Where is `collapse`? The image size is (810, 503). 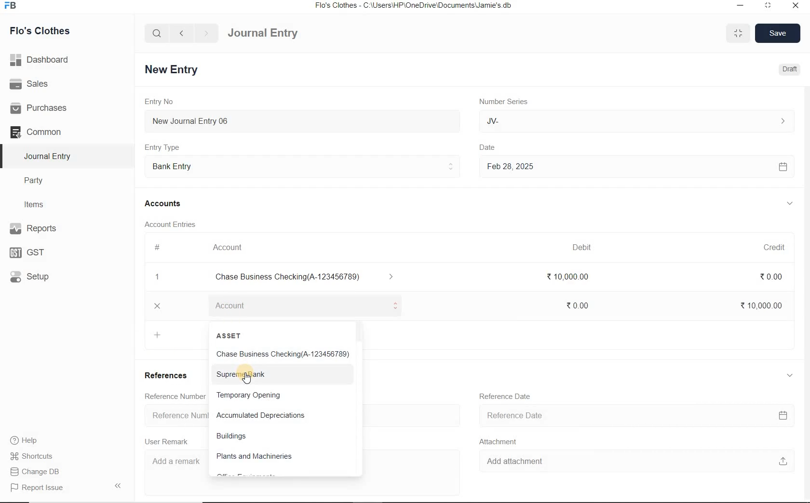
collapse is located at coordinates (790, 203).